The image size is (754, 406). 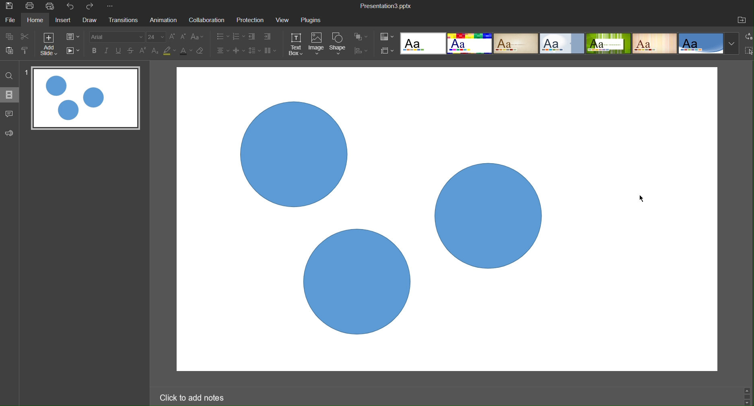 I want to click on Scroll down , so click(x=748, y=403).